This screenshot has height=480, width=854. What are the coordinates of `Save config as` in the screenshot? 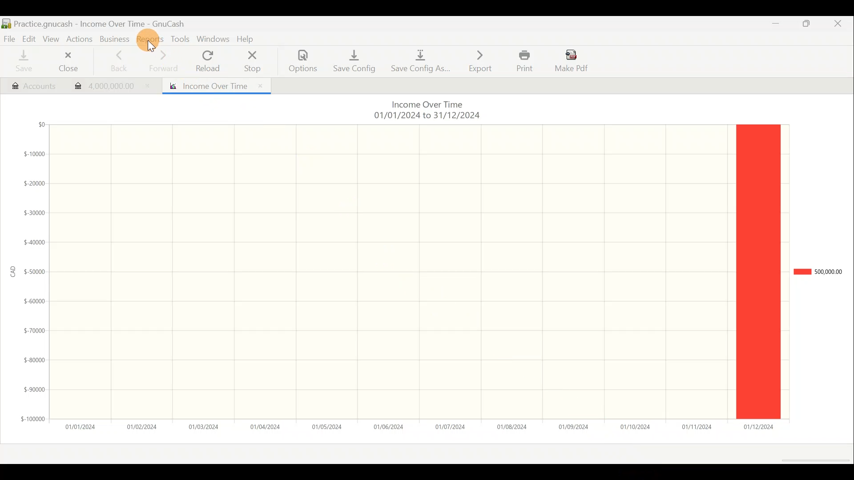 It's located at (418, 62).